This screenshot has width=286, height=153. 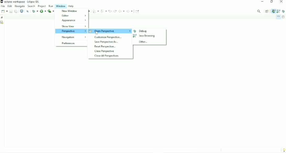 What do you see at coordinates (267, 11) in the screenshot?
I see `Open Perspective` at bounding box center [267, 11].